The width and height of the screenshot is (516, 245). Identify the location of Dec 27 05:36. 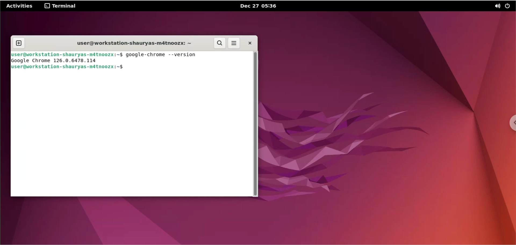
(259, 6).